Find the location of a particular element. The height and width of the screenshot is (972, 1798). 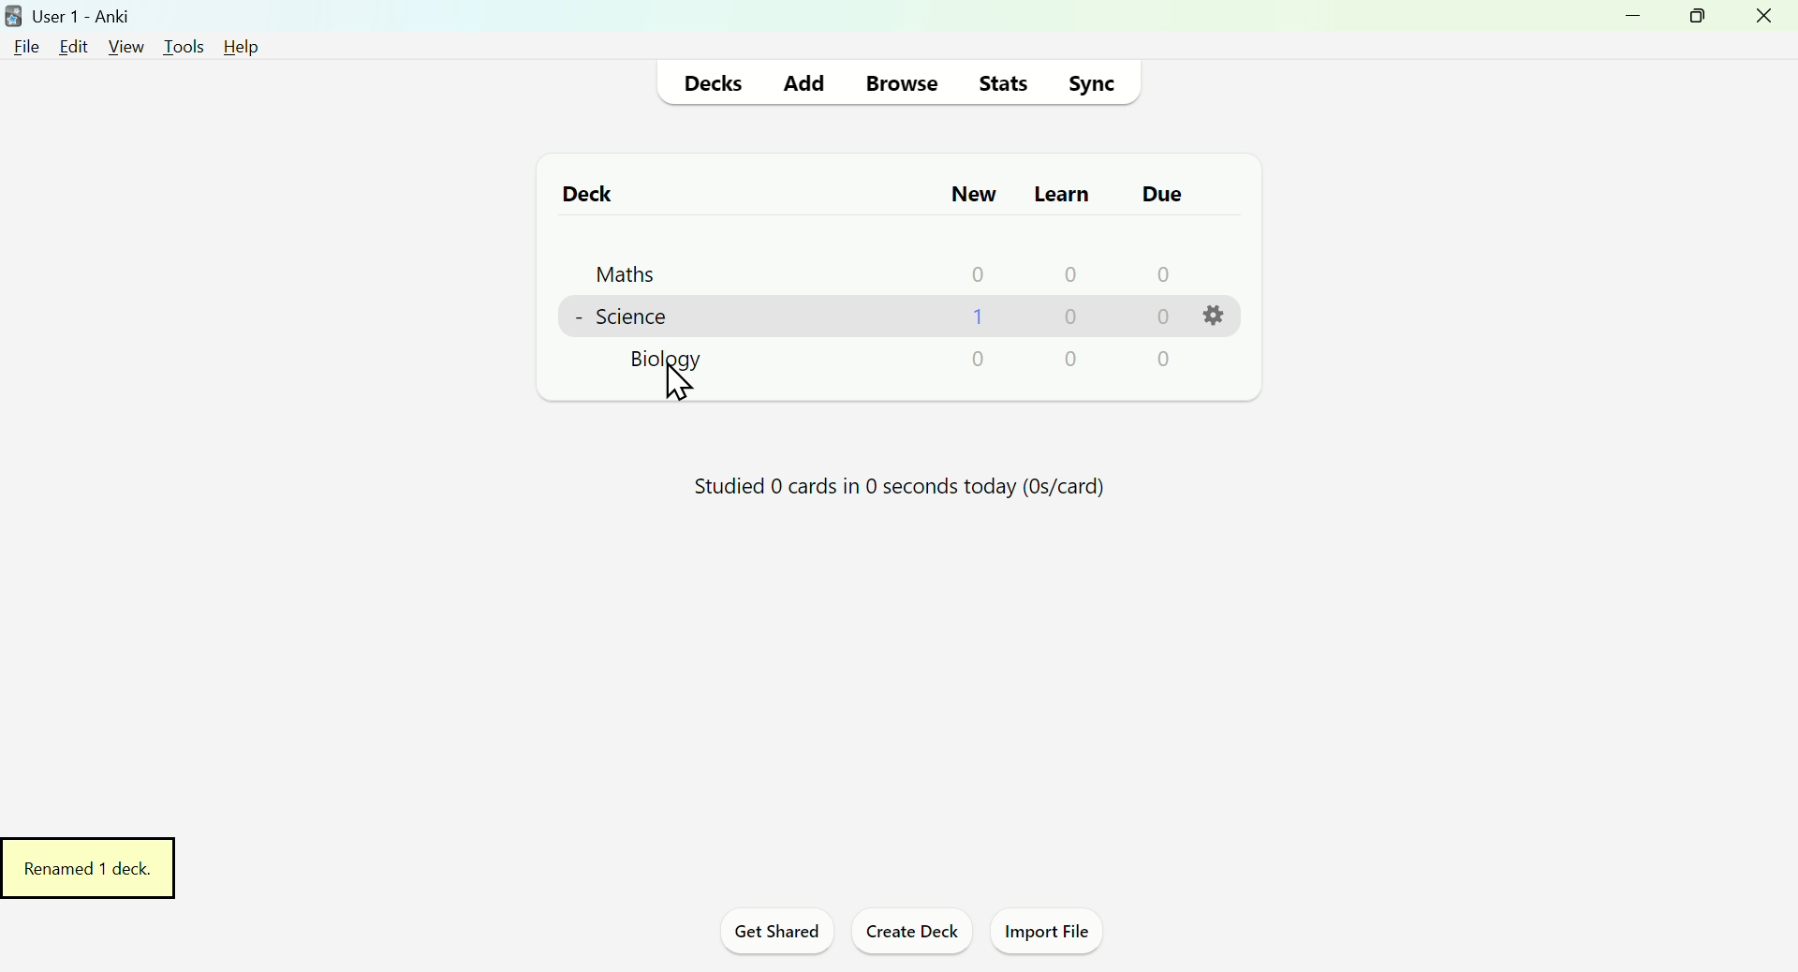

0 is located at coordinates (1159, 317).